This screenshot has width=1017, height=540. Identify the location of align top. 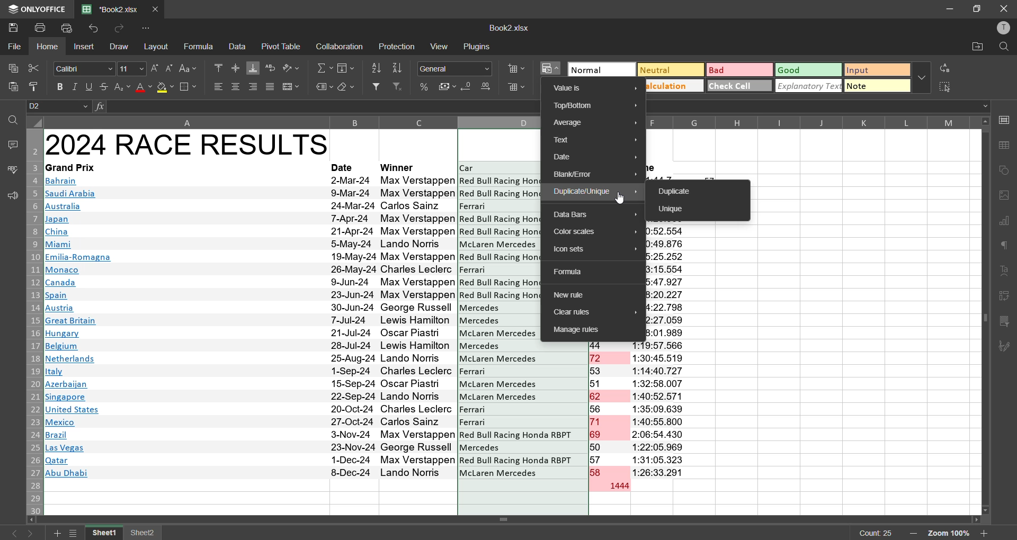
(218, 67).